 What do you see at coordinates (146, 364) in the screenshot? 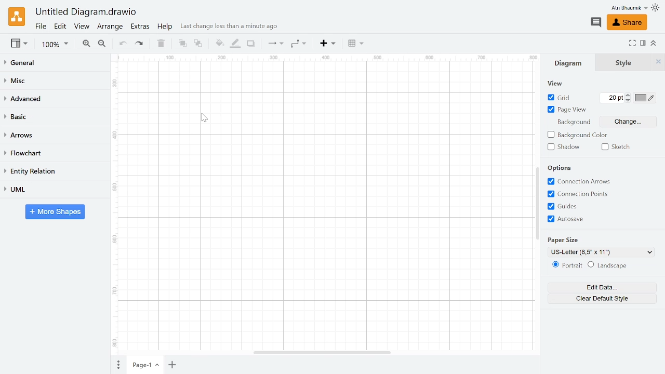
I see `Current page` at bounding box center [146, 364].